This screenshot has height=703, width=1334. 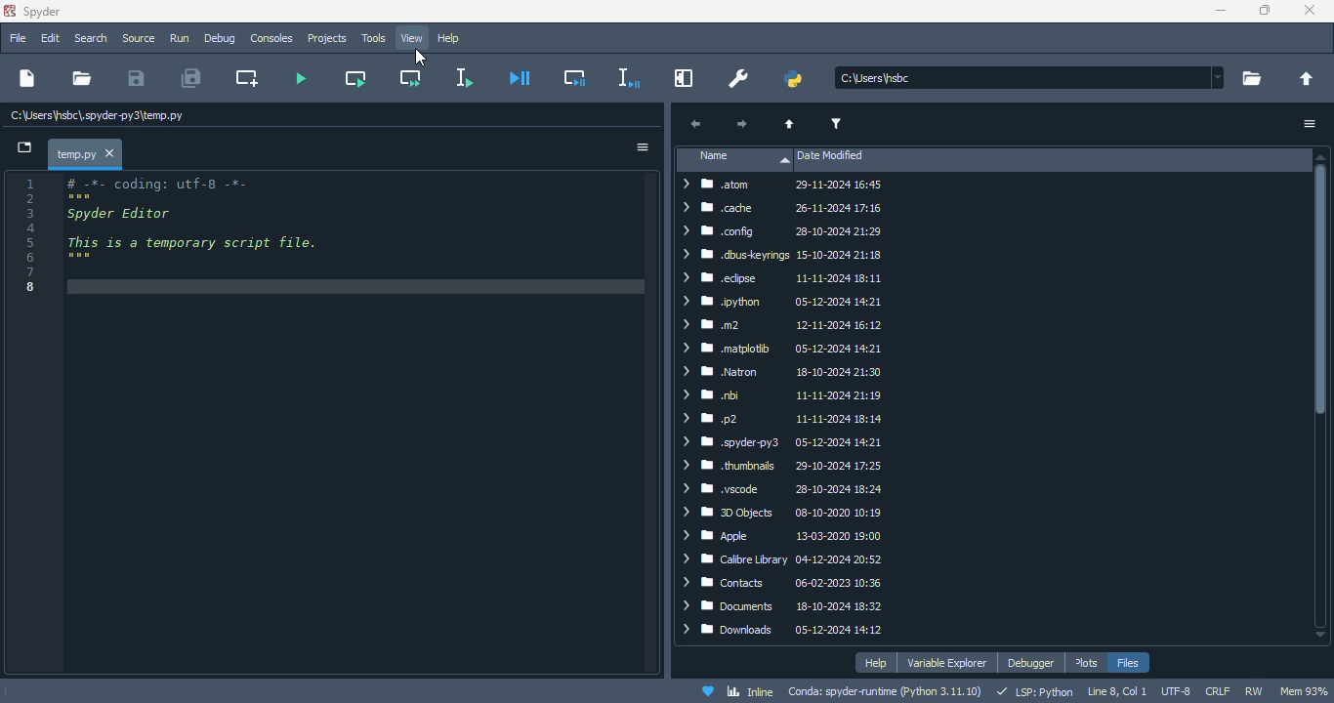 I want to click on temporary file, so click(x=97, y=115).